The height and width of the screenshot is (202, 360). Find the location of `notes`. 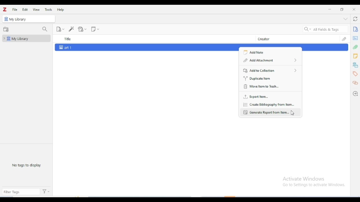

notes is located at coordinates (355, 56).